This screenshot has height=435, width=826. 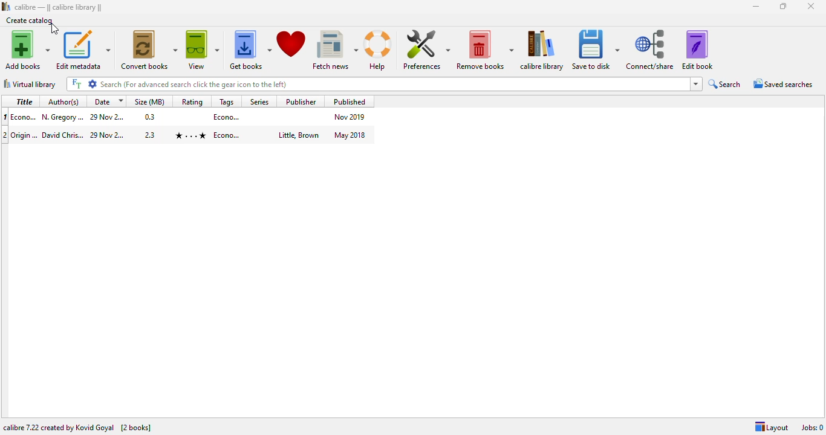 I want to click on edit metadata, so click(x=83, y=50).